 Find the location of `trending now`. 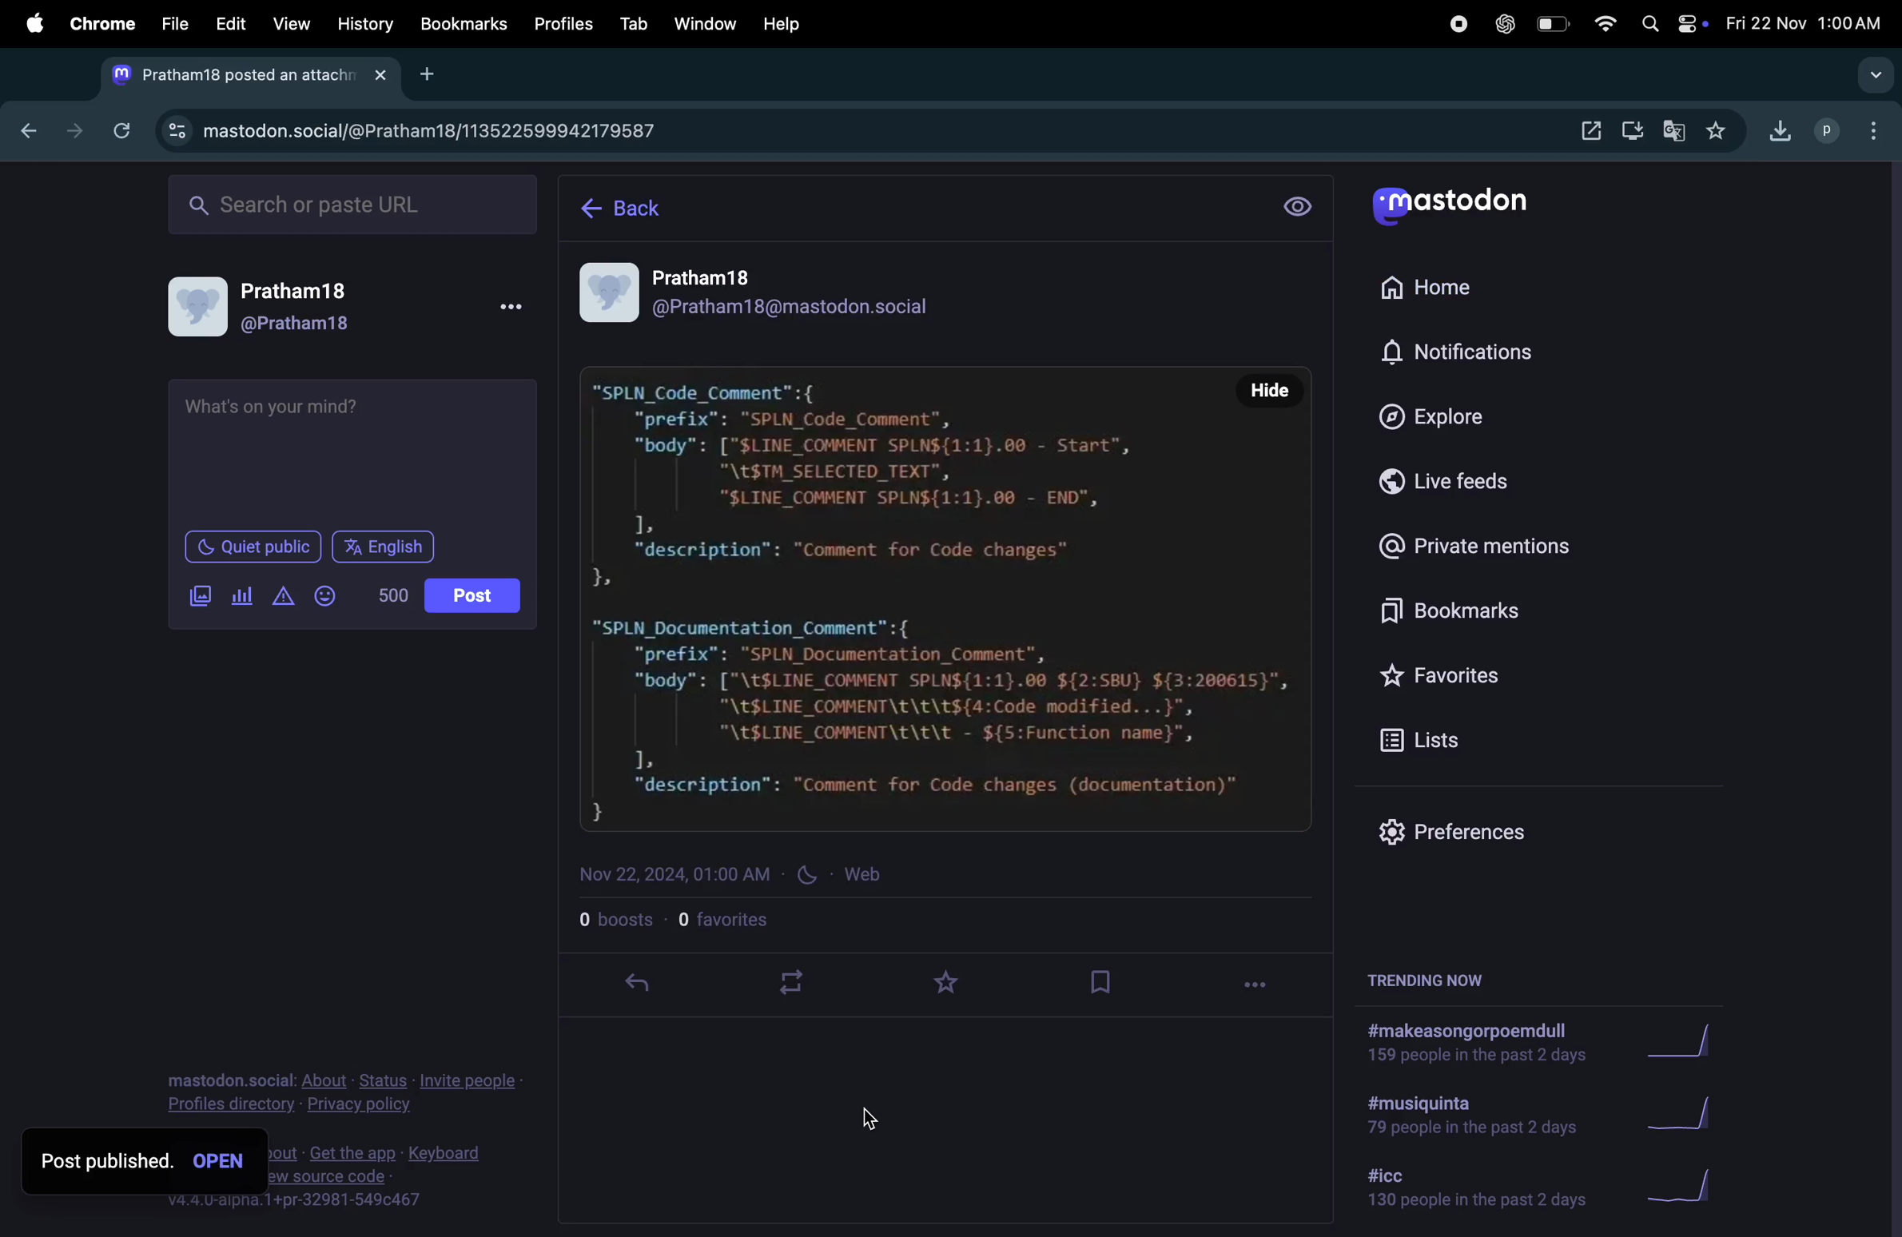

trending now is located at coordinates (1426, 983).